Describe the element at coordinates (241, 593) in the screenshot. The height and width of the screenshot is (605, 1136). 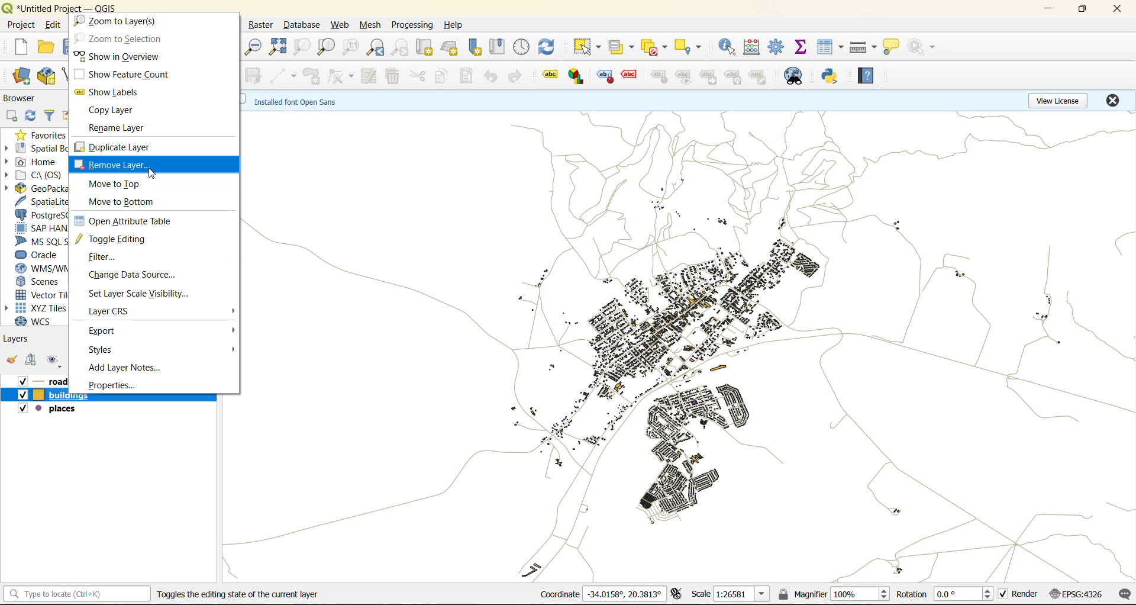
I see `toggles the editing state of the current layer` at that location.